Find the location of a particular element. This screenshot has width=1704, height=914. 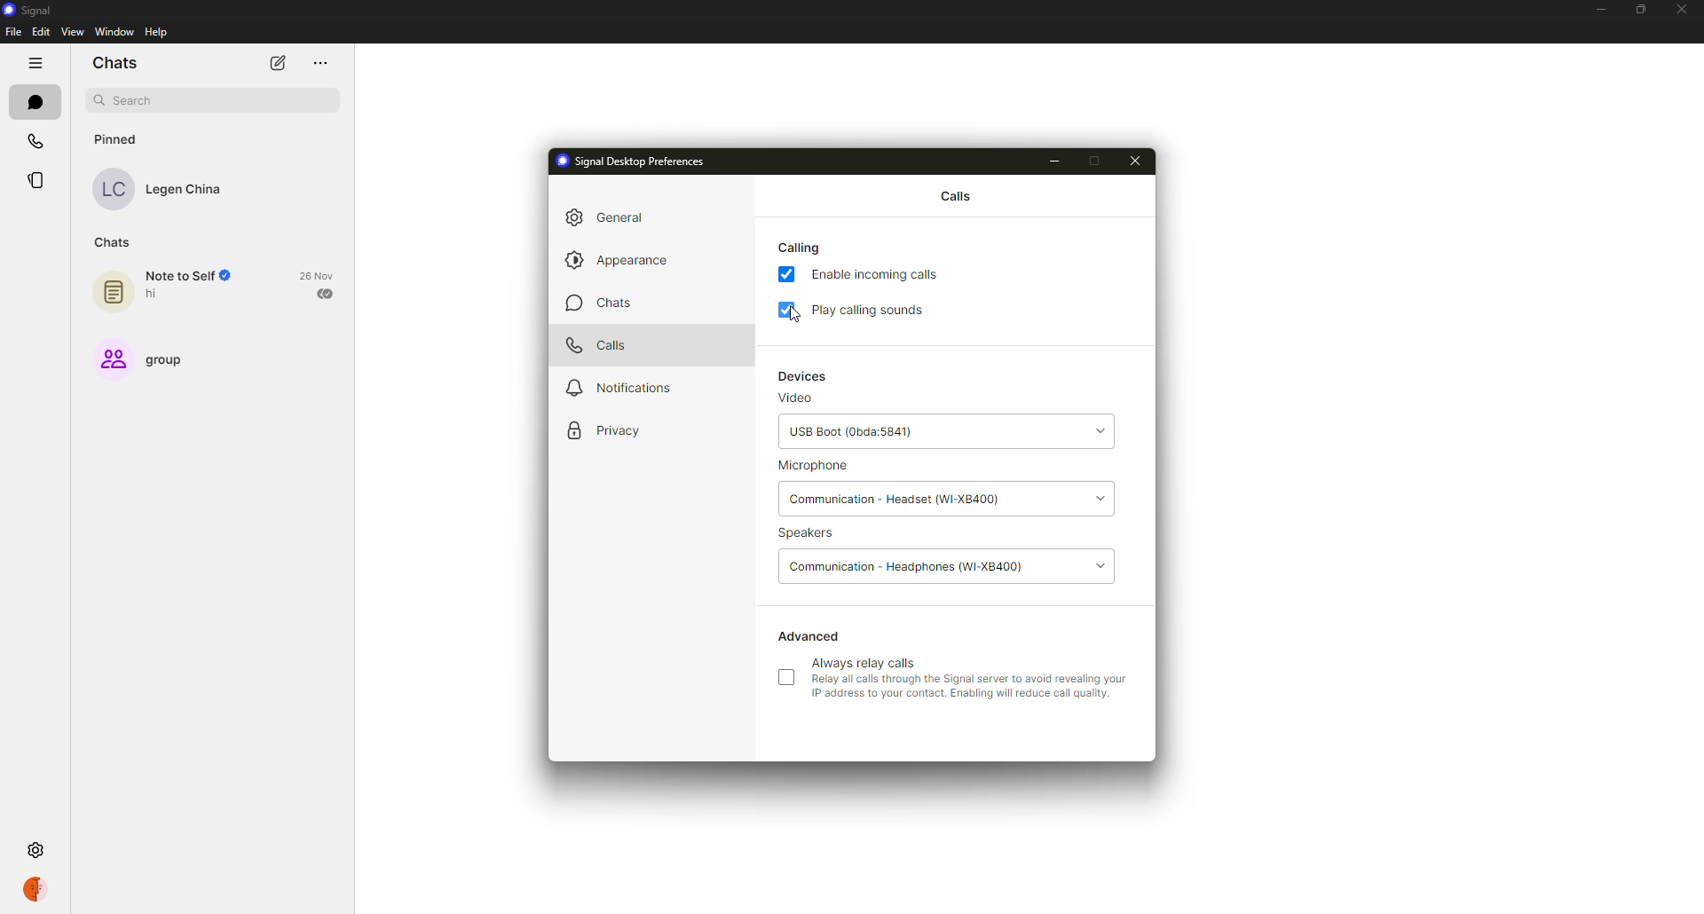

advanced is located at coordinates (812, 636).